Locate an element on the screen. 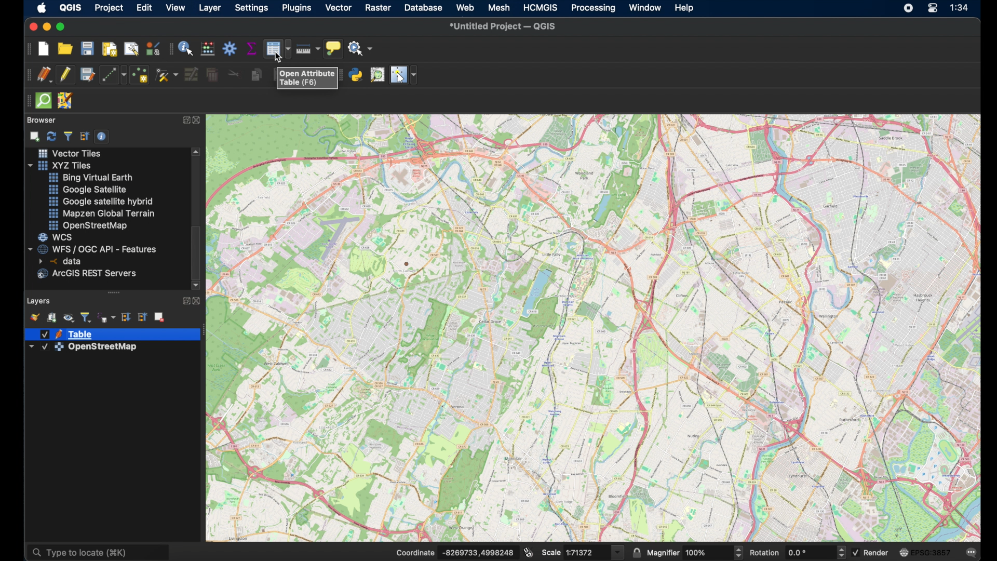 Image resolution: width=997 pixels, height=561 pixels. screen recording icon is located at coordinates (908, 9).